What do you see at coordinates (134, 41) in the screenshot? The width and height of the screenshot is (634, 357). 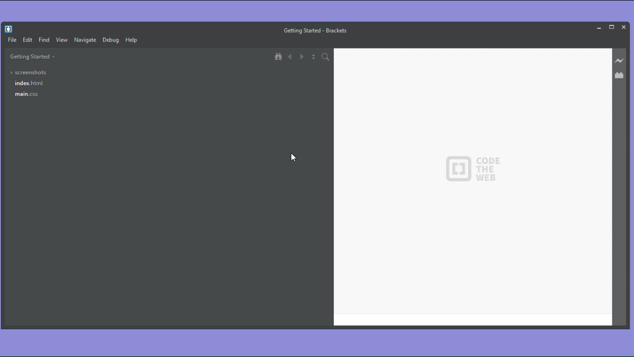 I see `Help` at bounding box center [134, 41].